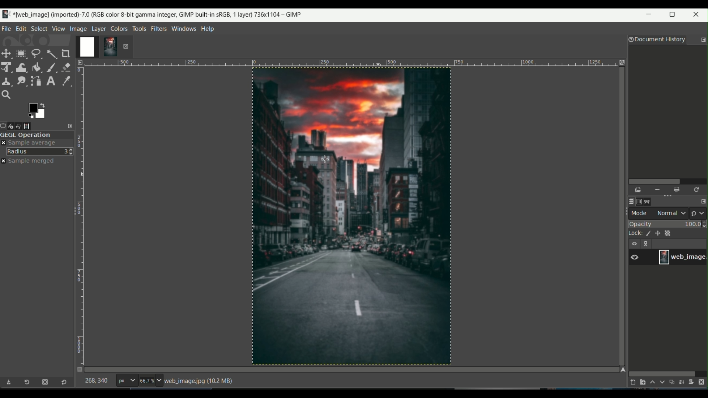 This screenshot has height=398, width=708. What do you see at coordinates (703, 40) in the screenshot?
I see `configure this tab` at bounding box center [703, 40].